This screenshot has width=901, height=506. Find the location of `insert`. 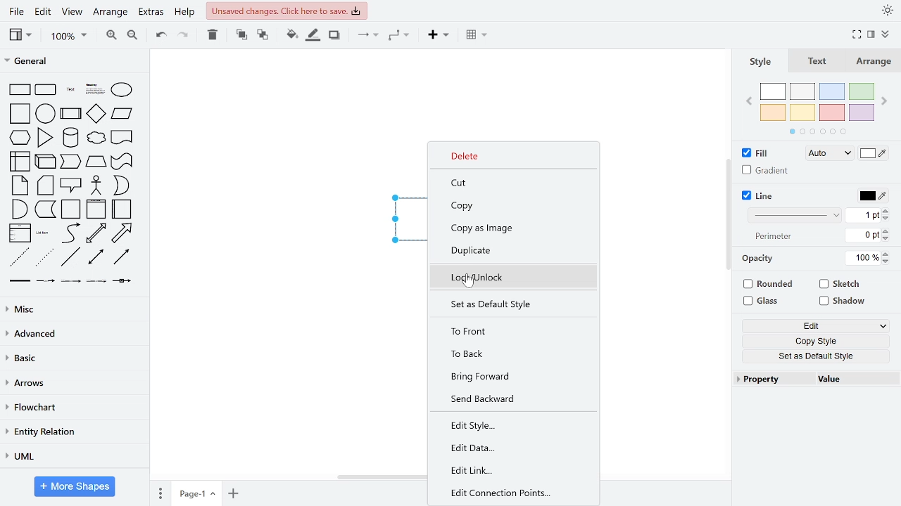

insert is located at coordinates (439, 35).